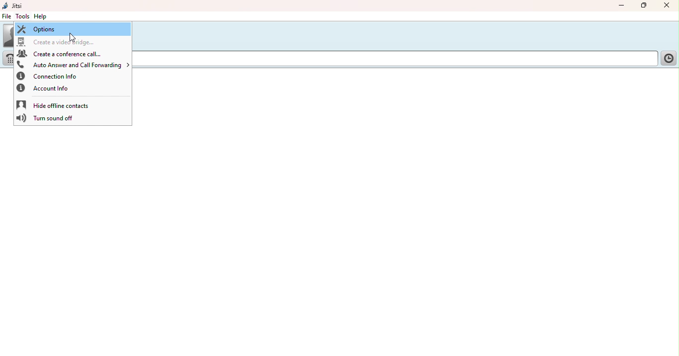  What do you see at coordinates (62, 41) in the screenshot?
I see `Create a video bridge` at bounding box center [62, 41].